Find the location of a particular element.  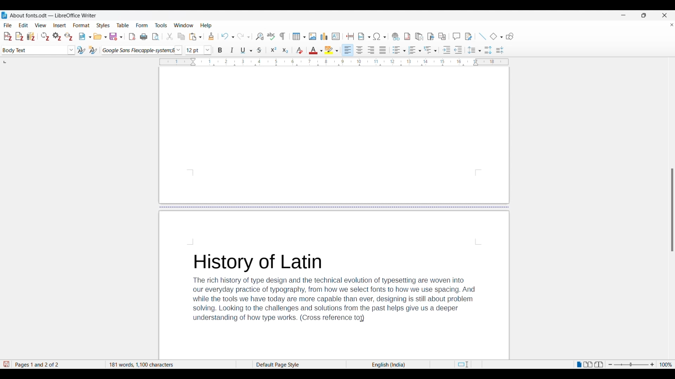

Toggle ordered list is located at coordinates (414, 50).